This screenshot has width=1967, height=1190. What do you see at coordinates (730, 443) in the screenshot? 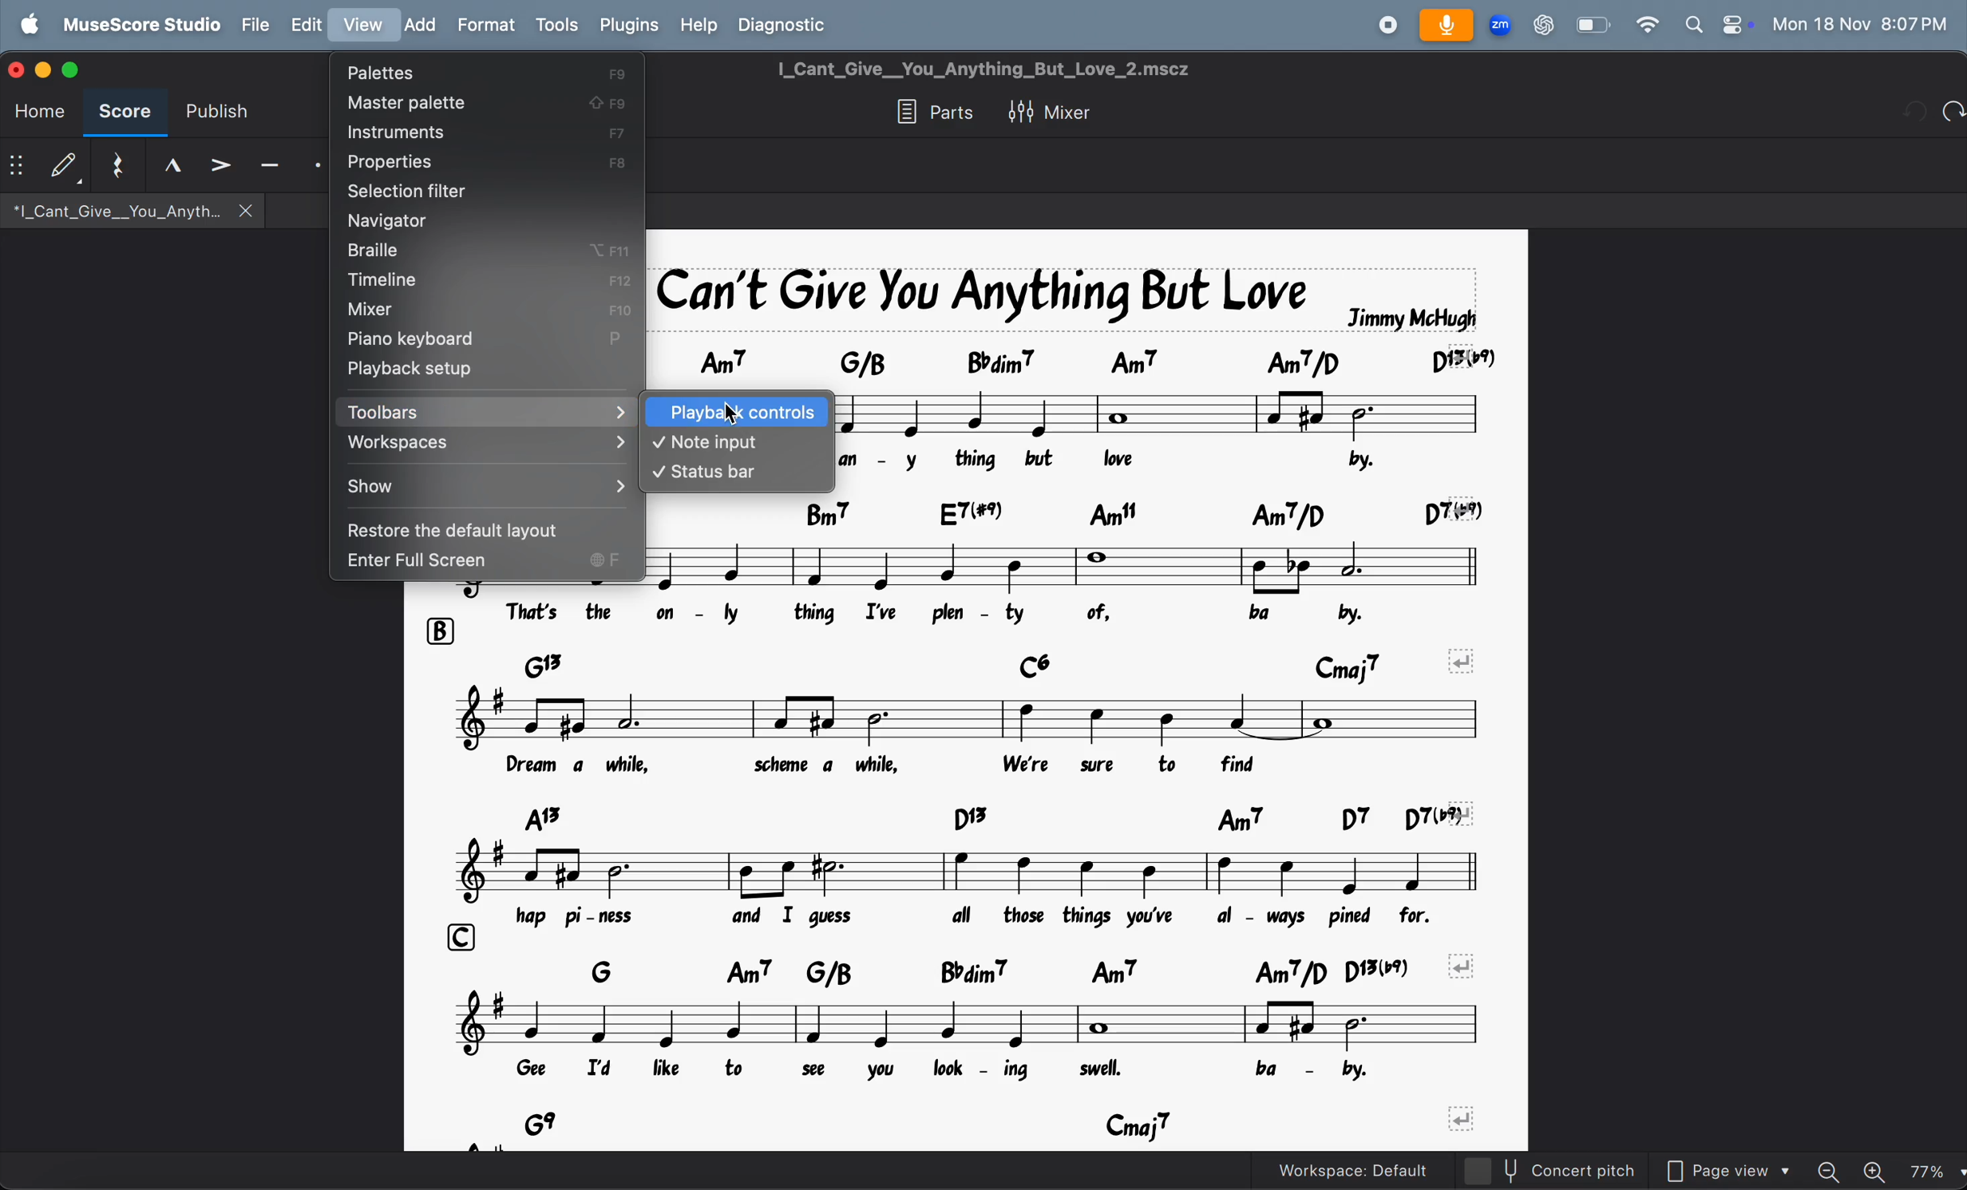
I see `note input` at bounding box center [730, 443].